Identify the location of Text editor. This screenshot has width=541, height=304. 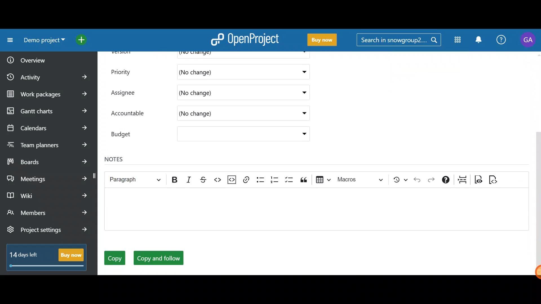
(311, 211).